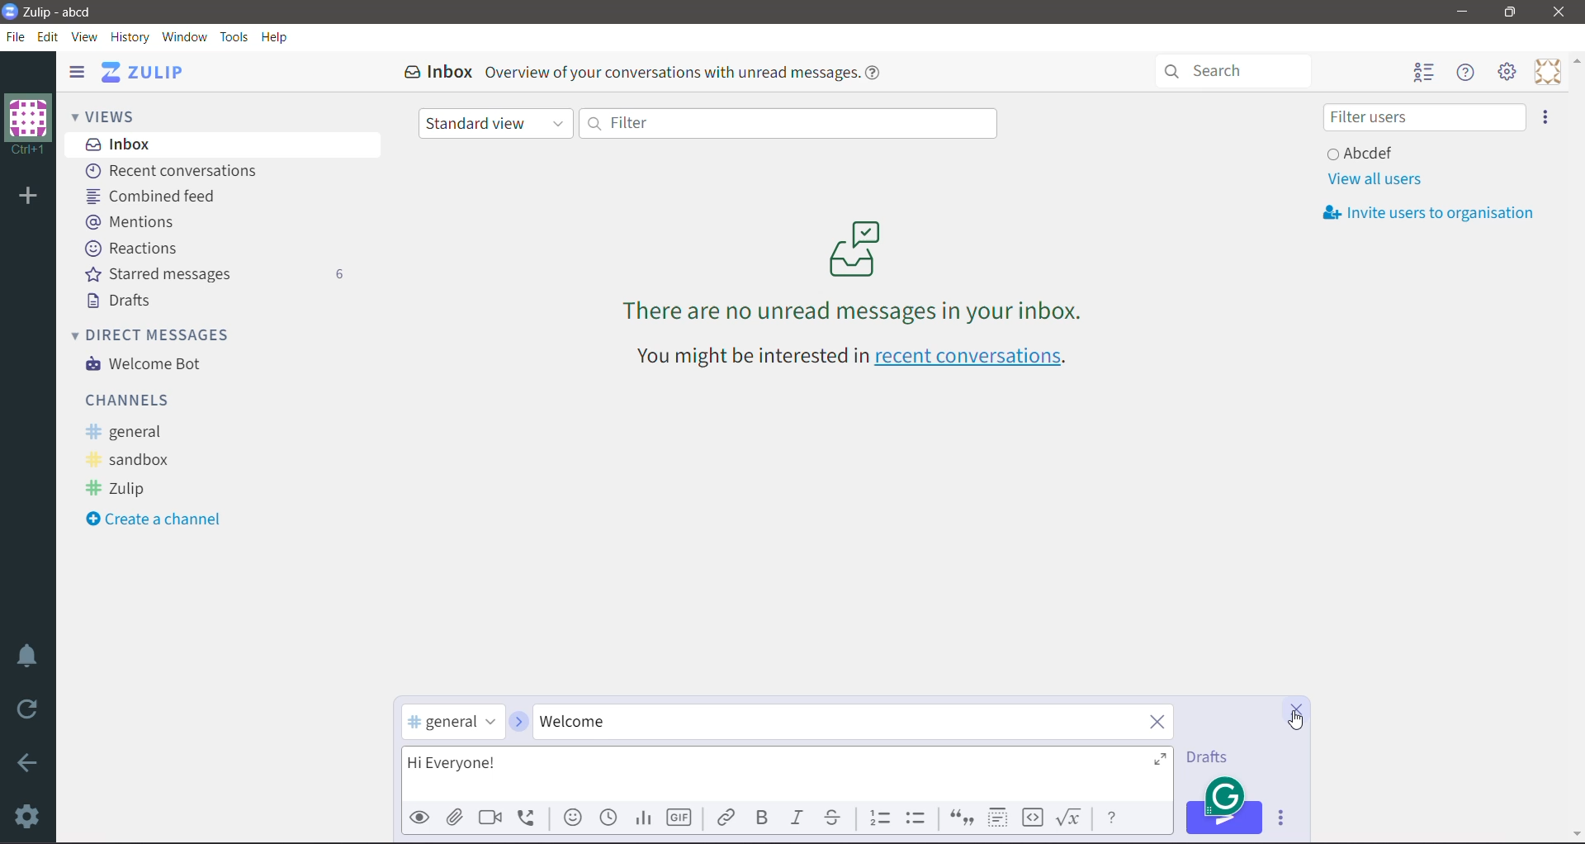  I want to click on There are no unread messages in your inbox, so click(854, 270).